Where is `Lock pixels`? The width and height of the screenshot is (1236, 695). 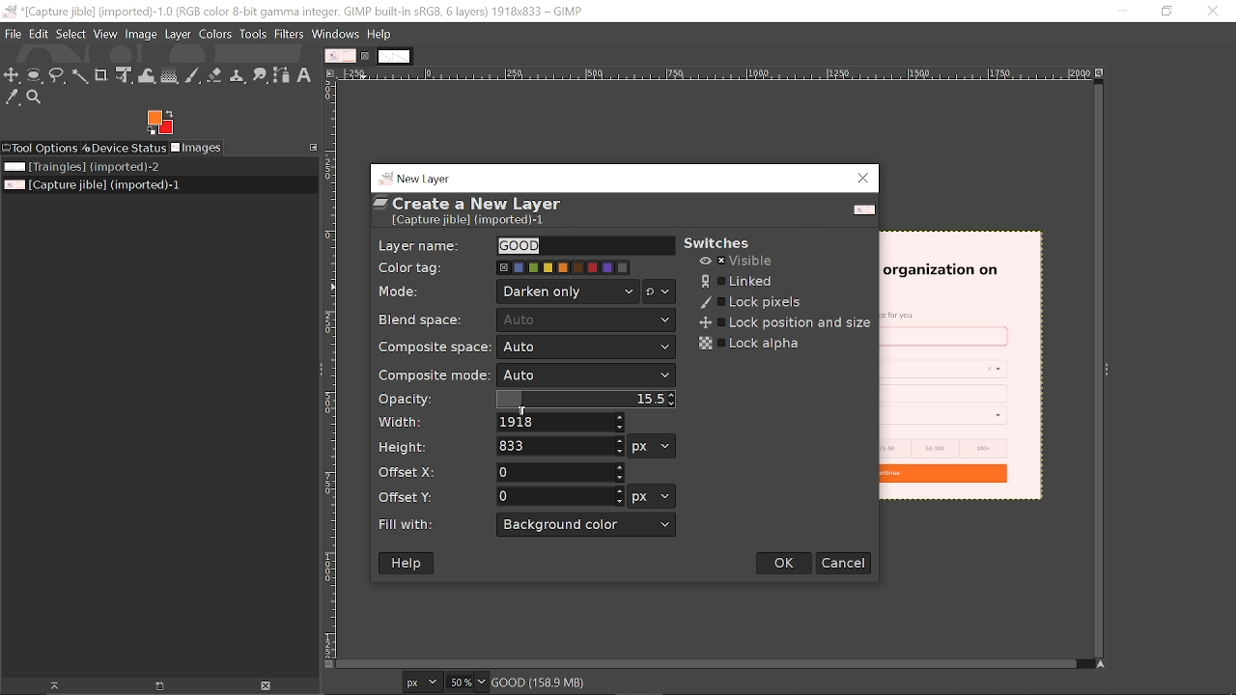 Lock pixels is located at coordinates (751, 303).